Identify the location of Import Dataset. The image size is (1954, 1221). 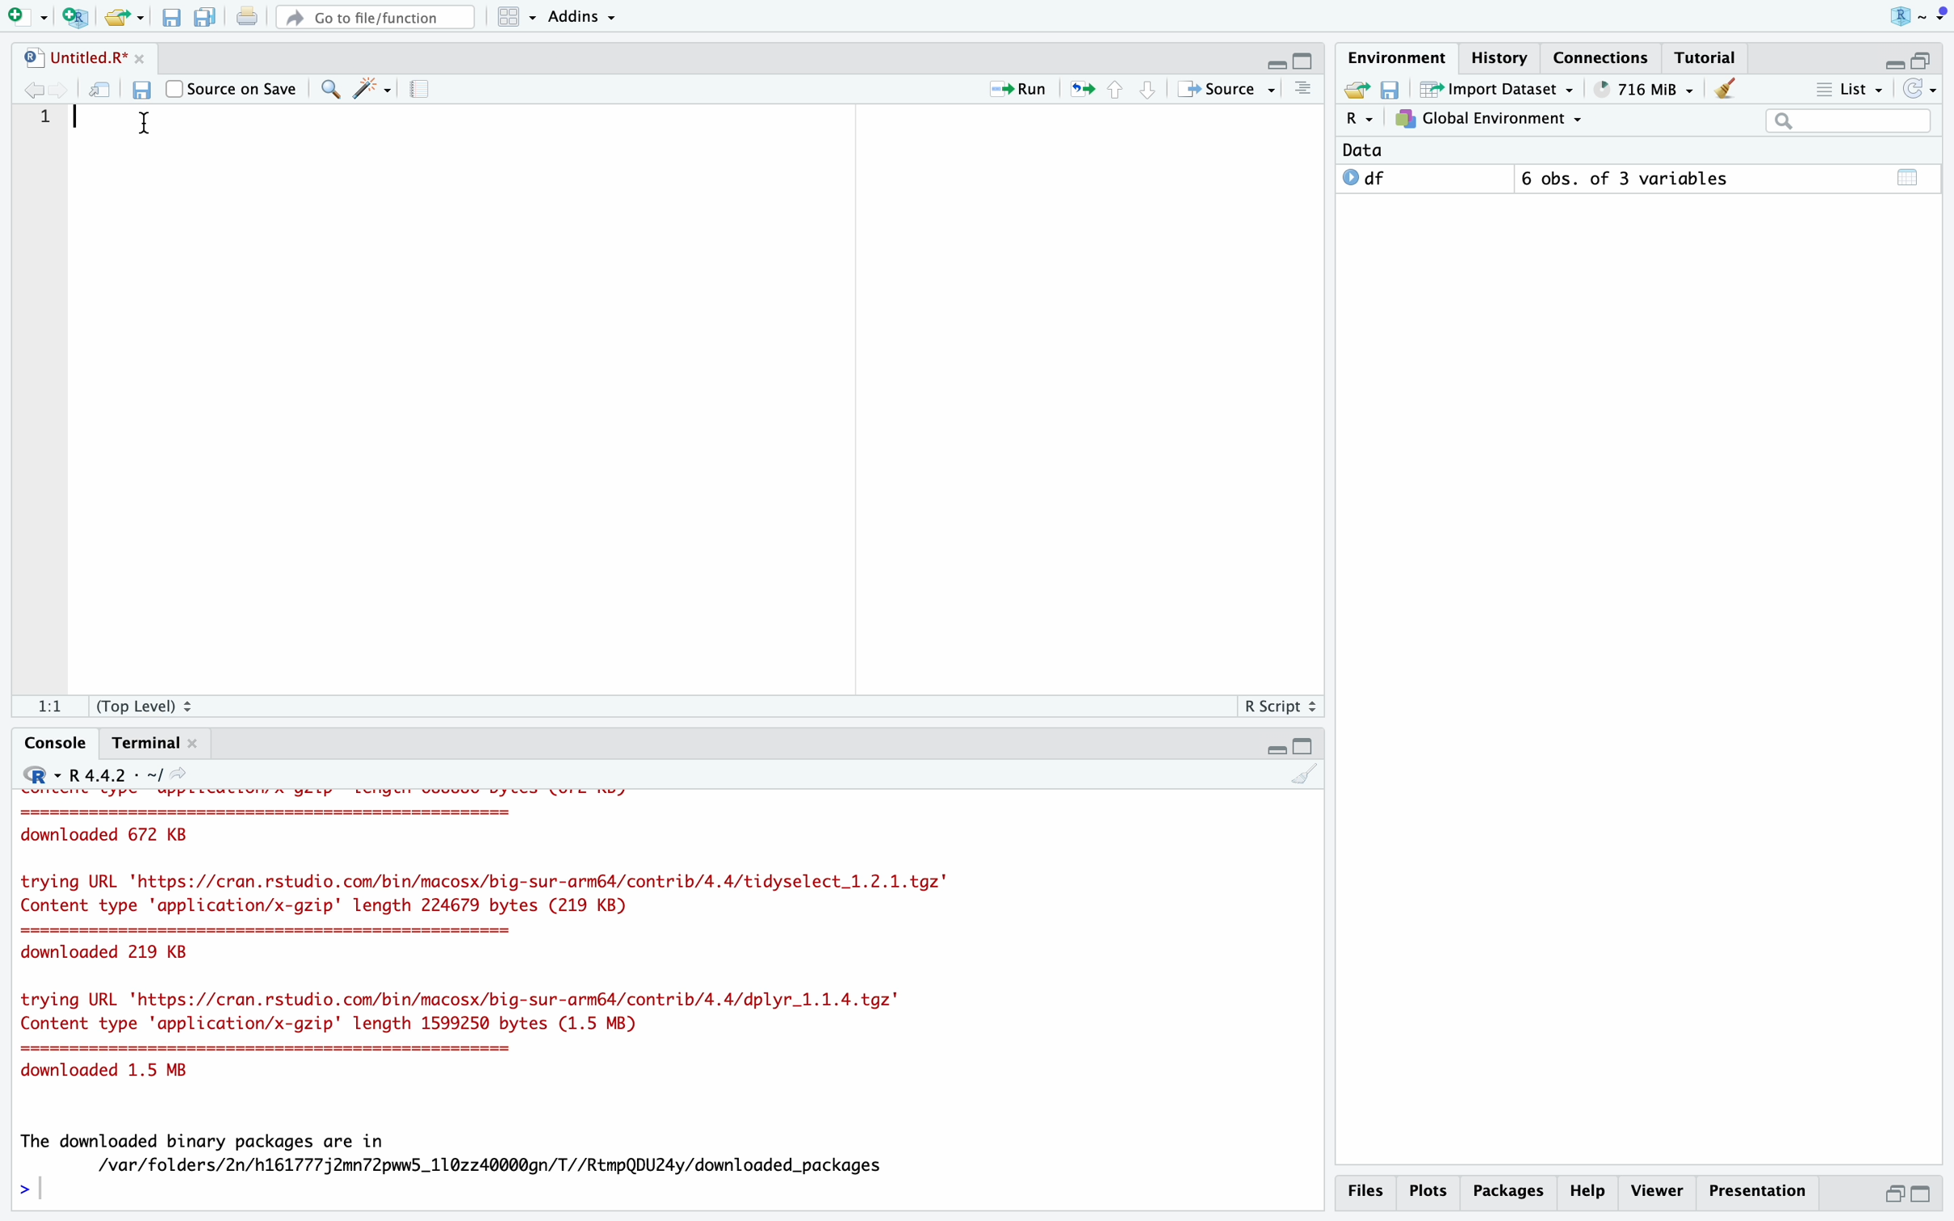
(1499, 88).